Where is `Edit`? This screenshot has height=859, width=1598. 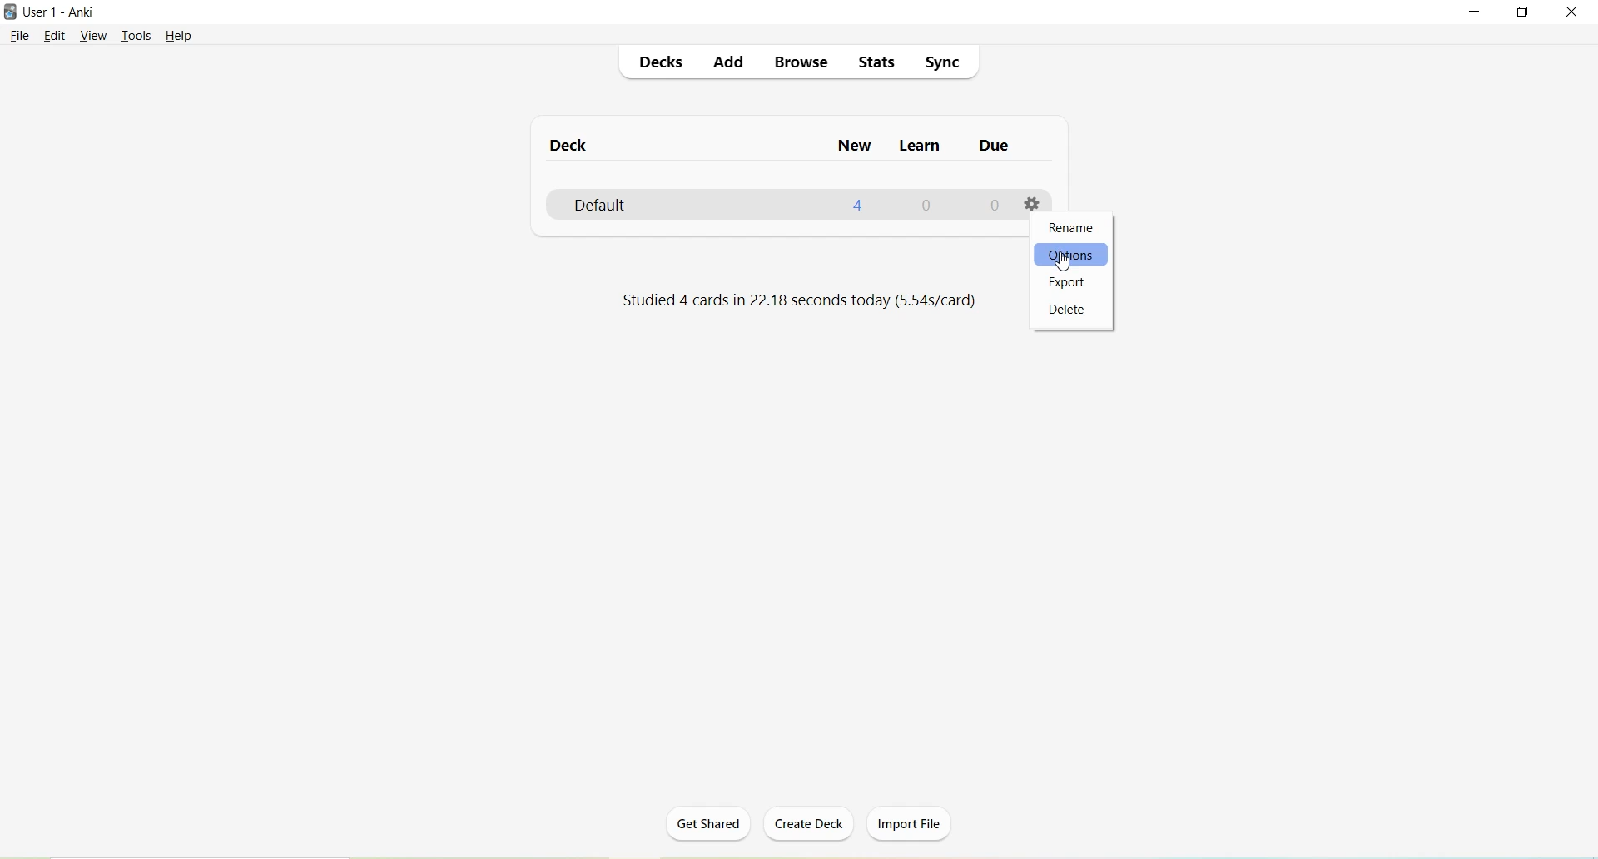 Edit is located at coordinates (56, 35).